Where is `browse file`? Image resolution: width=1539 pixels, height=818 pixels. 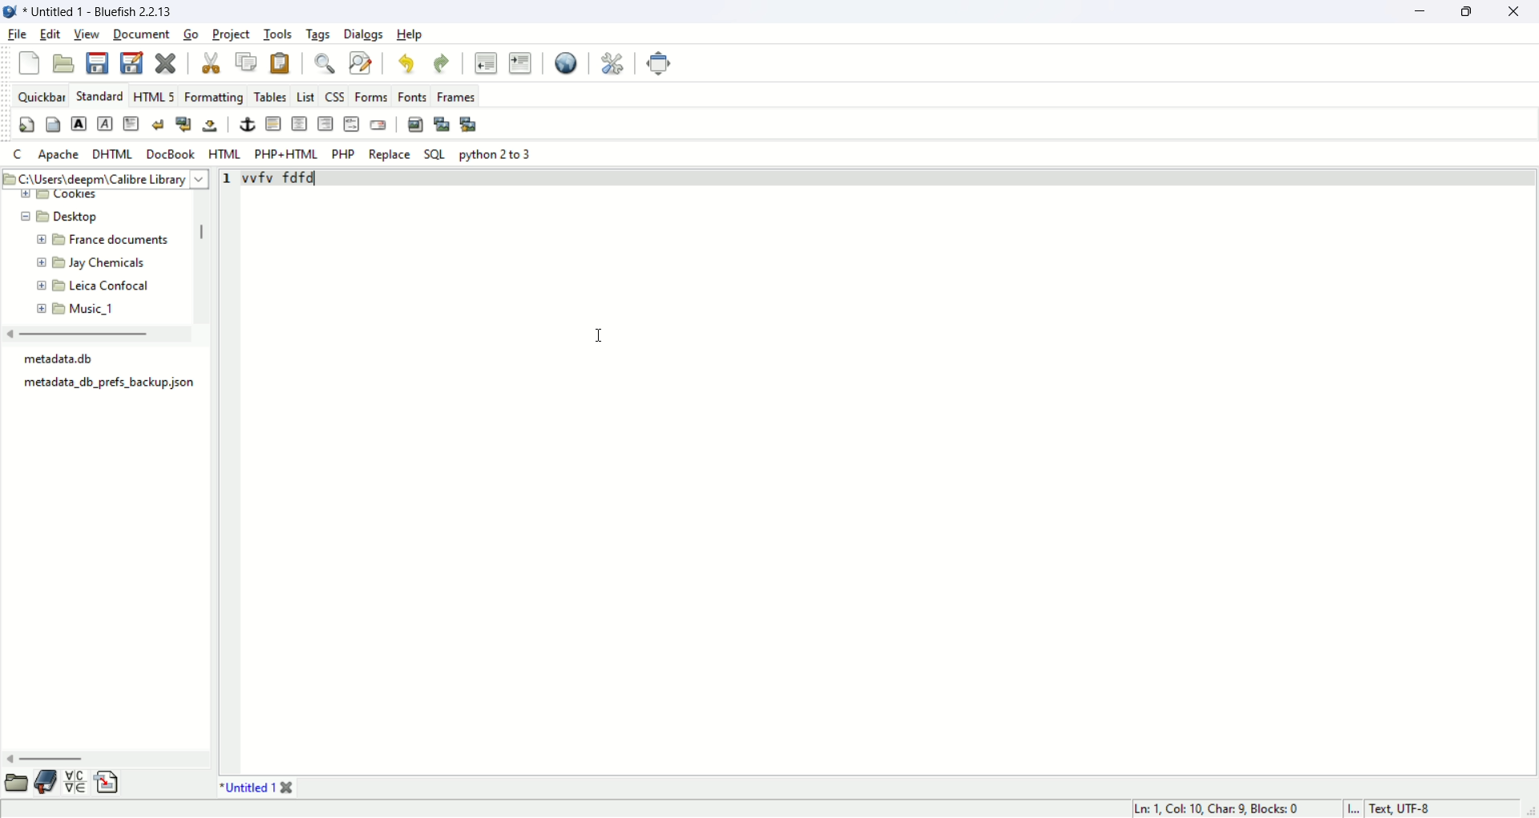 browse file is located at coordinates (18, 783).